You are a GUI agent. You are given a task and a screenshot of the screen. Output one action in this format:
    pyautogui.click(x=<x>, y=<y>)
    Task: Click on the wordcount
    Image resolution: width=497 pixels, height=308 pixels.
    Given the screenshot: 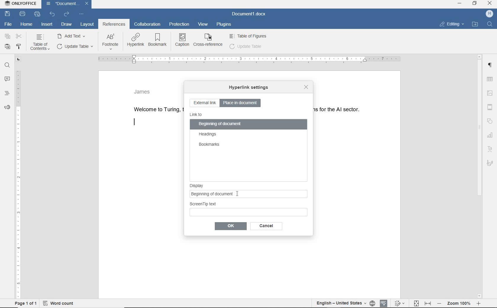 What is the action you would take?
    pyautogui.click(x=60, y=303)
    